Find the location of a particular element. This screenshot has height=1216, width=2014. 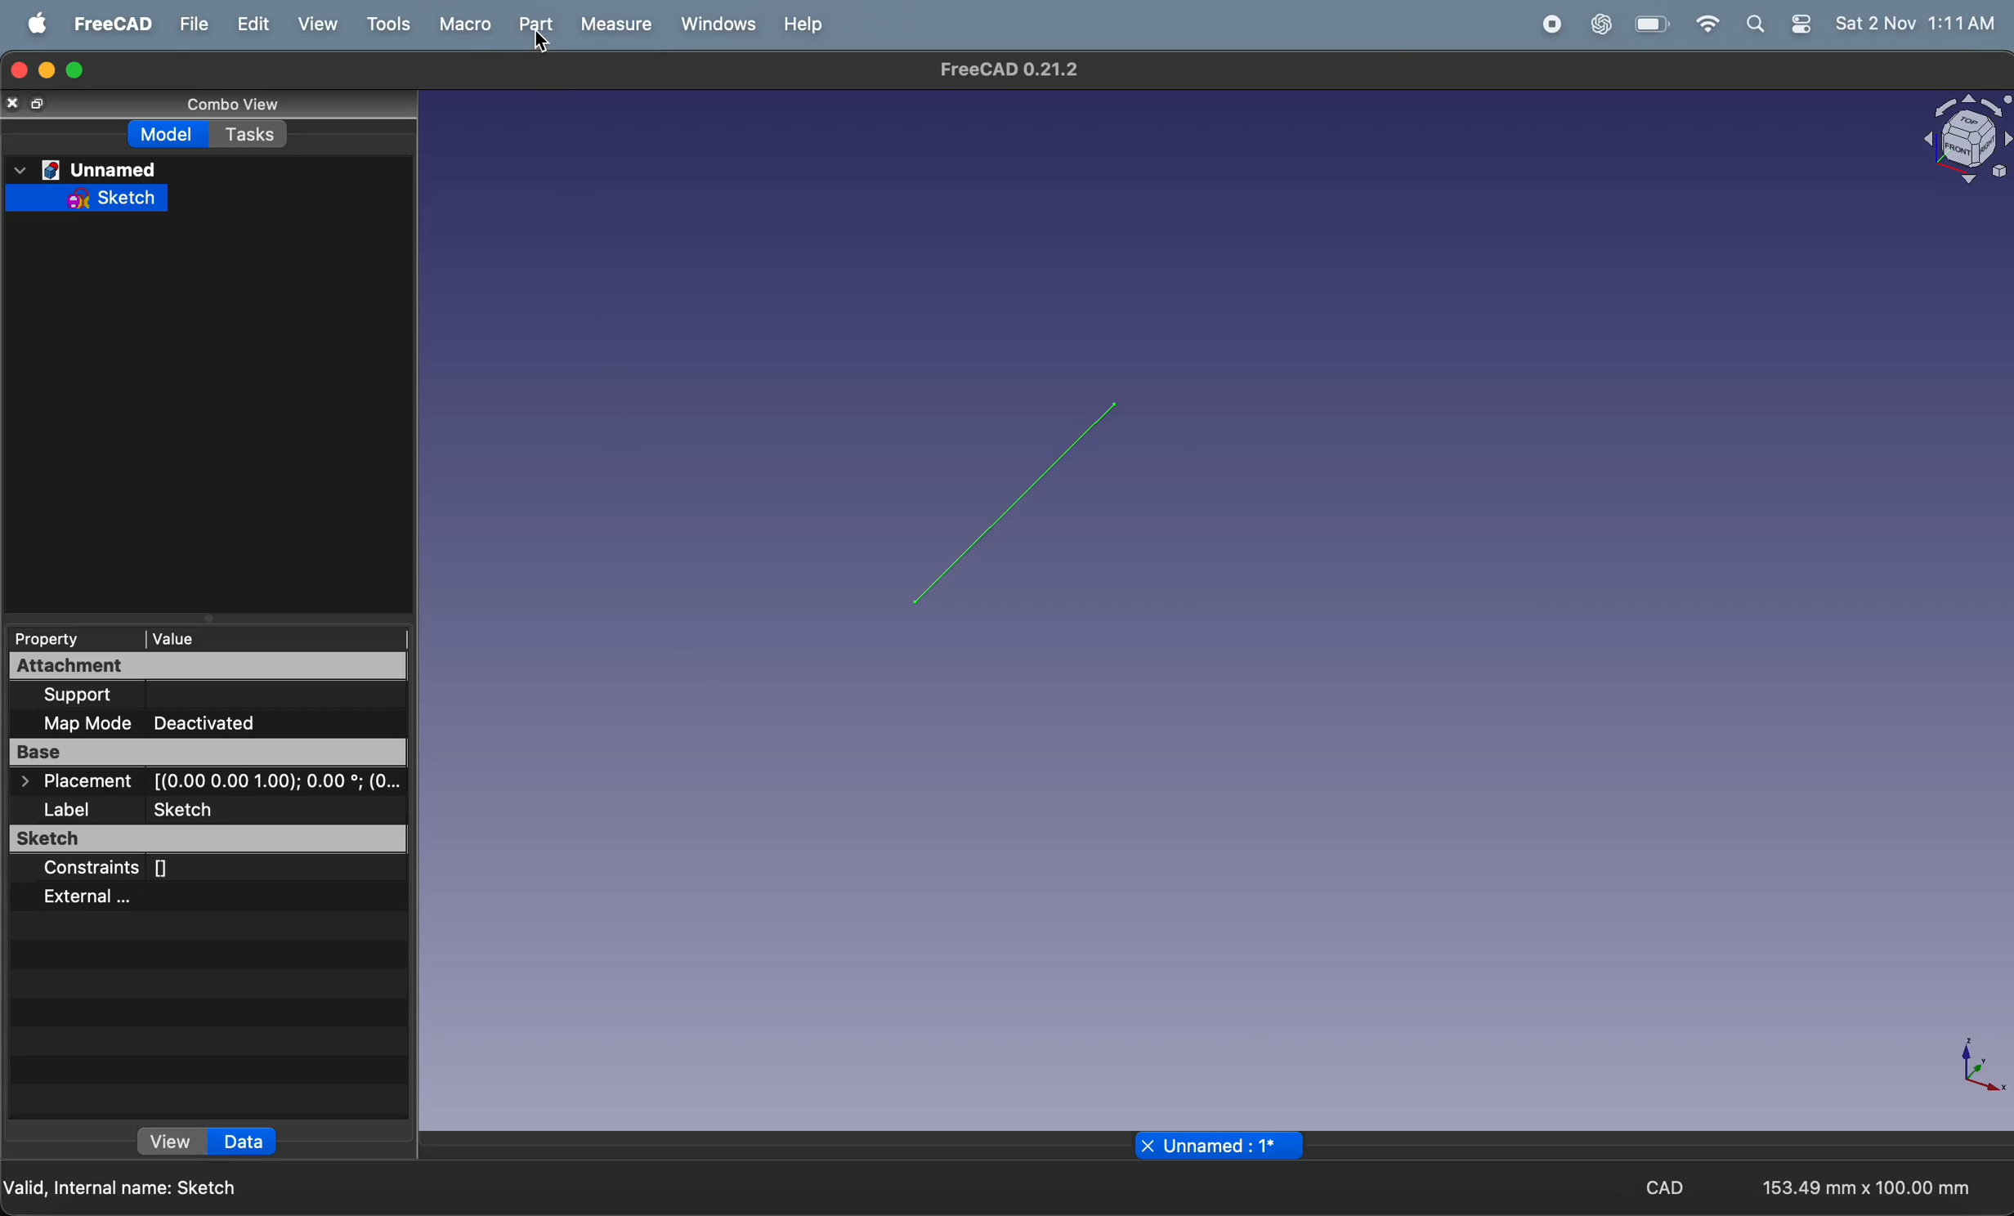

external... is located at coordinates (92, 900).